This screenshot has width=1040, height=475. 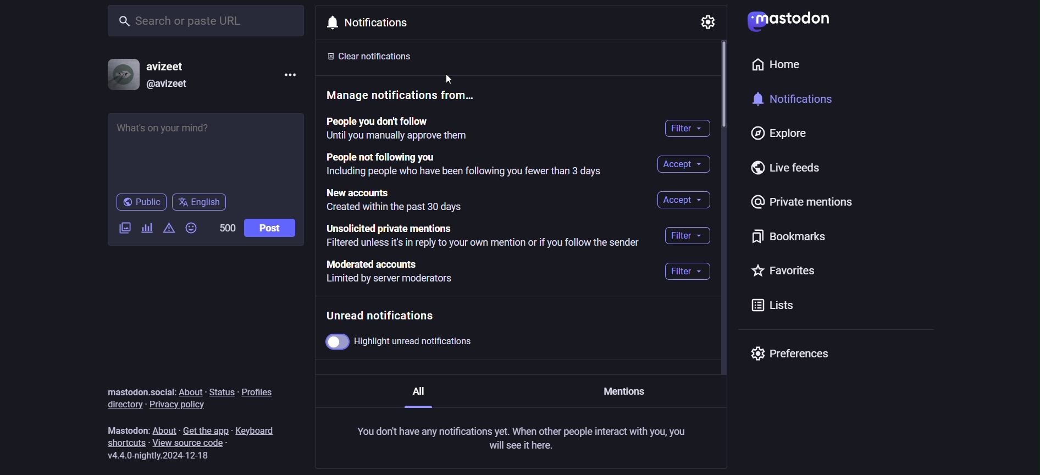 What do you see at coordinates (685, 273) in the screenshot?
I see `filter` at bounding box center [685, 273].